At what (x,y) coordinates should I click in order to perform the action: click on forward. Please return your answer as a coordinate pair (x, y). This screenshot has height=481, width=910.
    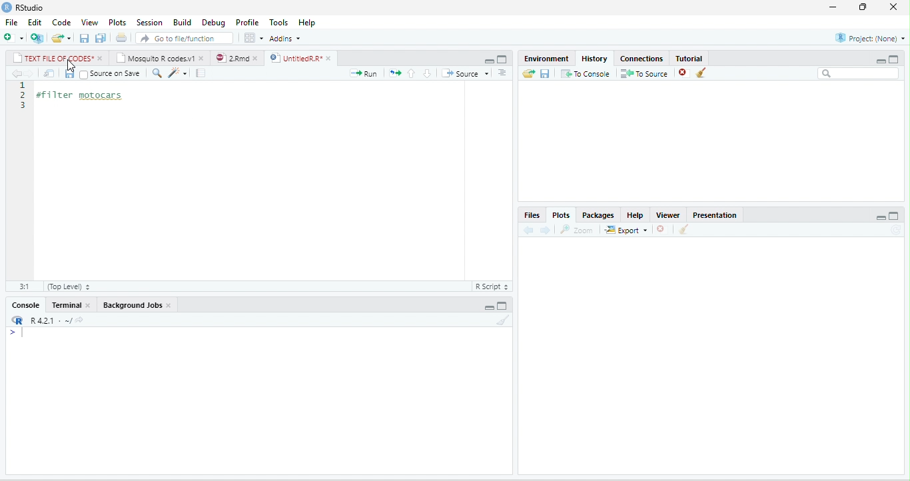
    Looking at the image, I should click on (545, 231).